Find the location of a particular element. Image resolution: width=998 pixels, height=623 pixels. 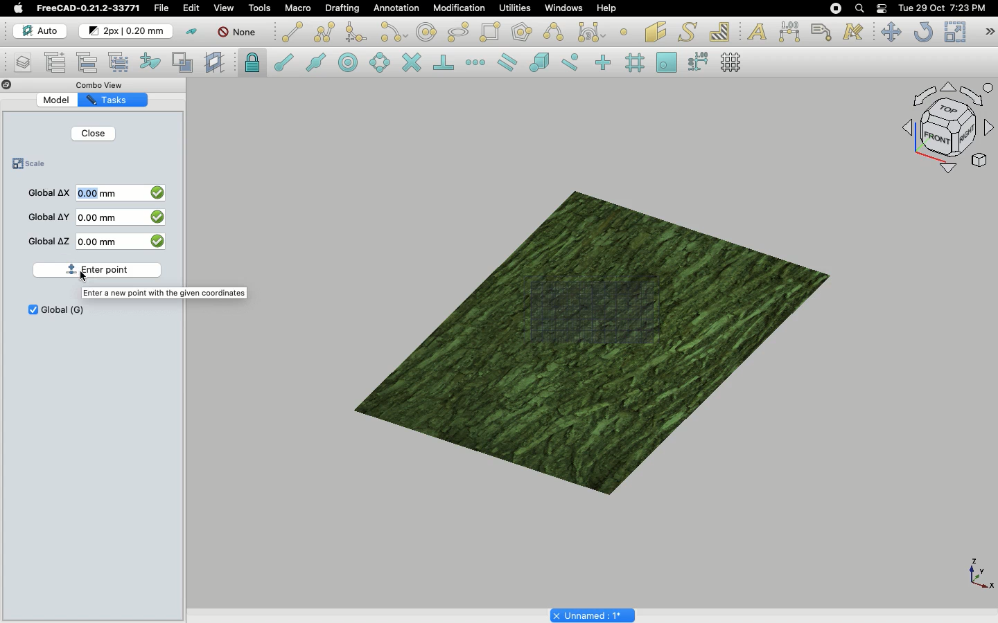

Global Y is located at coordinates (48, 217).